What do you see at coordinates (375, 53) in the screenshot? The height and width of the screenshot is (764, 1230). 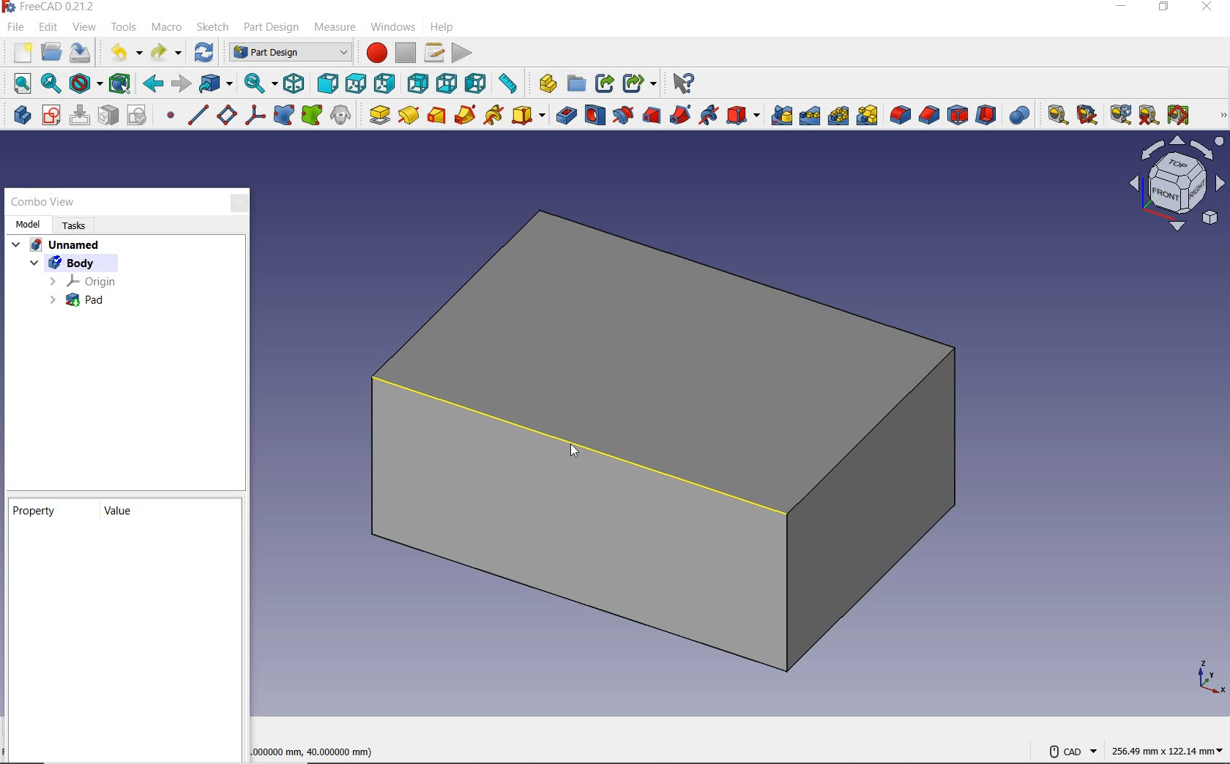 I see `macro recording` at bounding box center [375, 53].